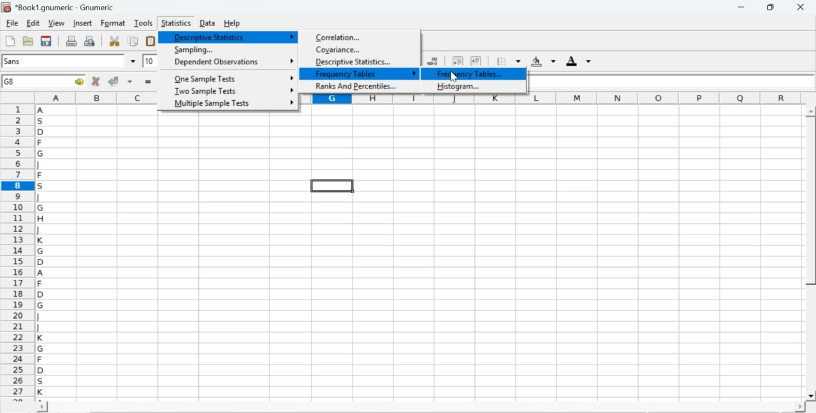 Image resolution: width=816 pixels, height=413 pixels. I want to click on go to, so click(78, 81).